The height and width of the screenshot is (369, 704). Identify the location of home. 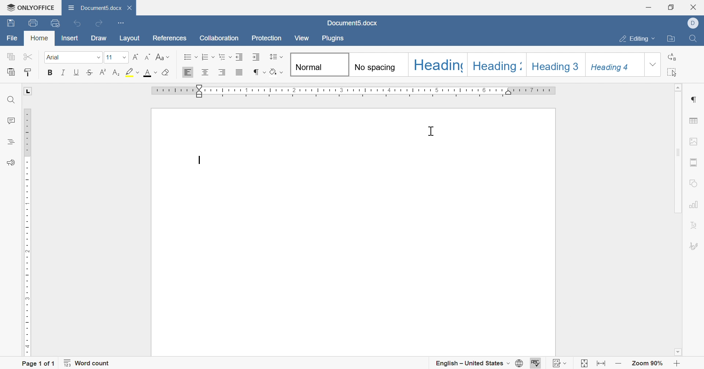
(40, 39).